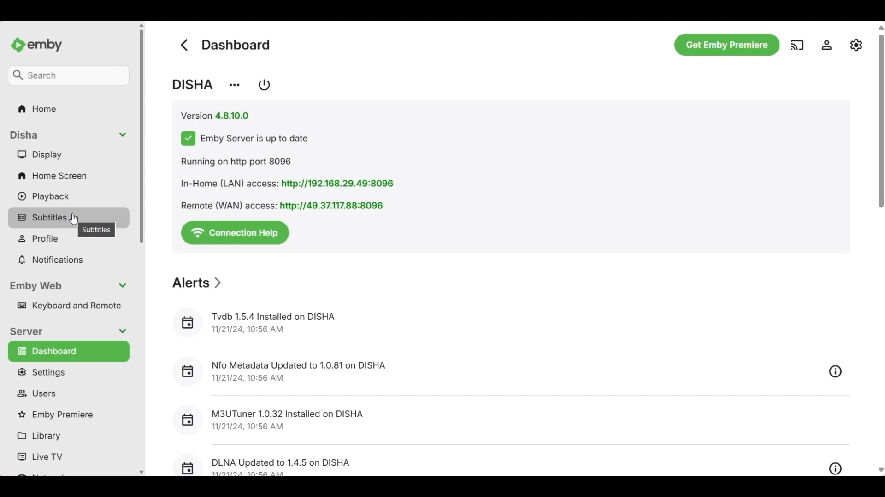 The height and width of the screenshot is (497, 885). What do you see at coordinates (71, 287) in the screenshot?
I see `Collapse Emby web` at bounding box center [71, 287].